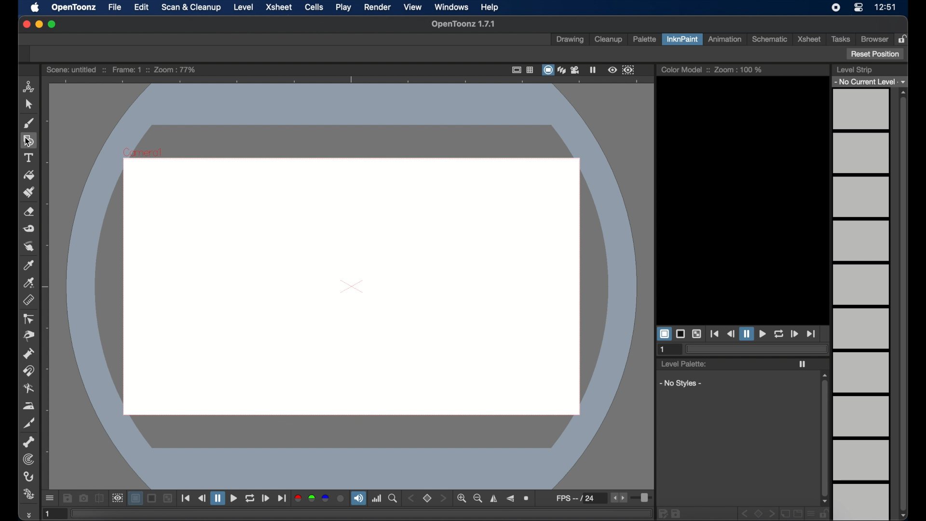 This screenshot has width=926, height=521. I want to click on cutter tool, so click(29, 423).